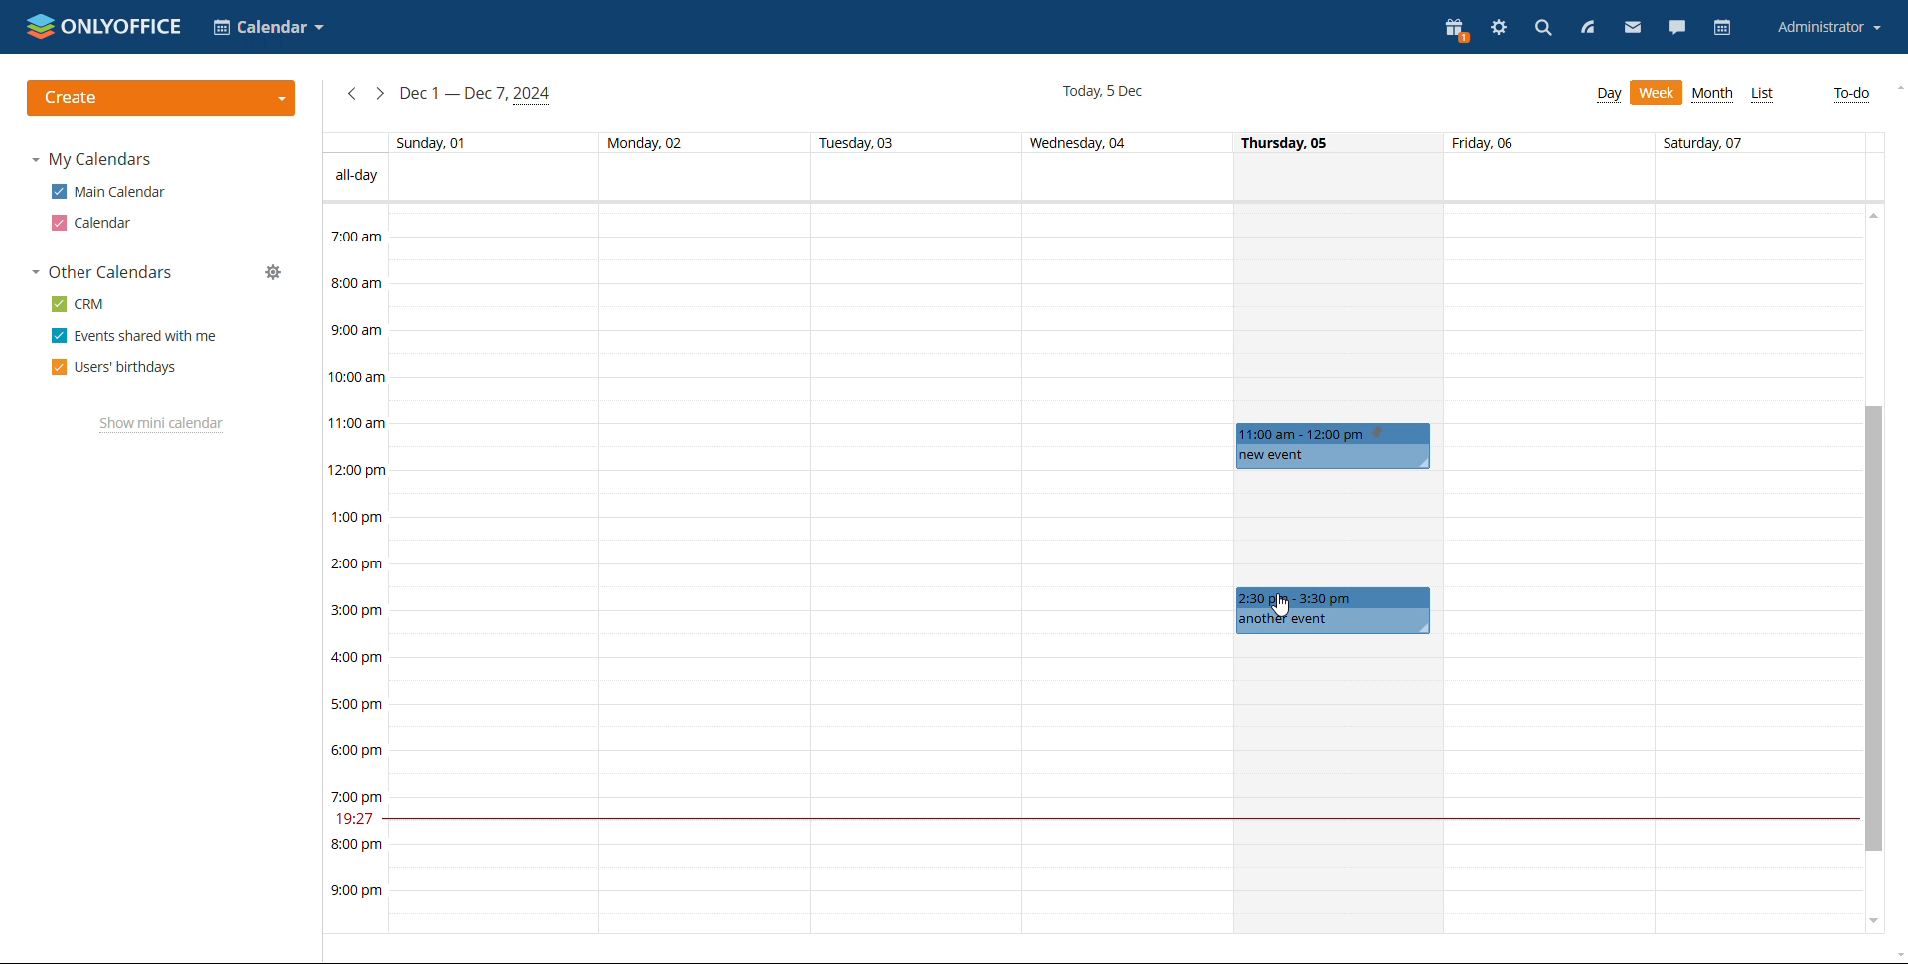 The height and width of the screenshot is (964, 1908). Describe the element at coordinates (1723, 28) in the screenshot. I see `calendar` at that location.